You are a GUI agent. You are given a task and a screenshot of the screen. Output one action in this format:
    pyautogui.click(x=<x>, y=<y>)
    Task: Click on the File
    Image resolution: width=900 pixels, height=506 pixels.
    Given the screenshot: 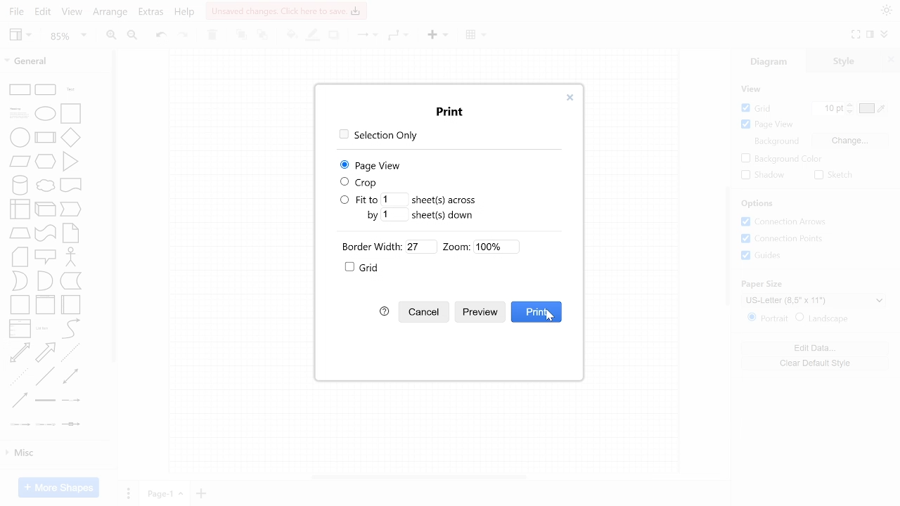 What is the action you would take?
    pyautogui.click(x=15, y=12)
    